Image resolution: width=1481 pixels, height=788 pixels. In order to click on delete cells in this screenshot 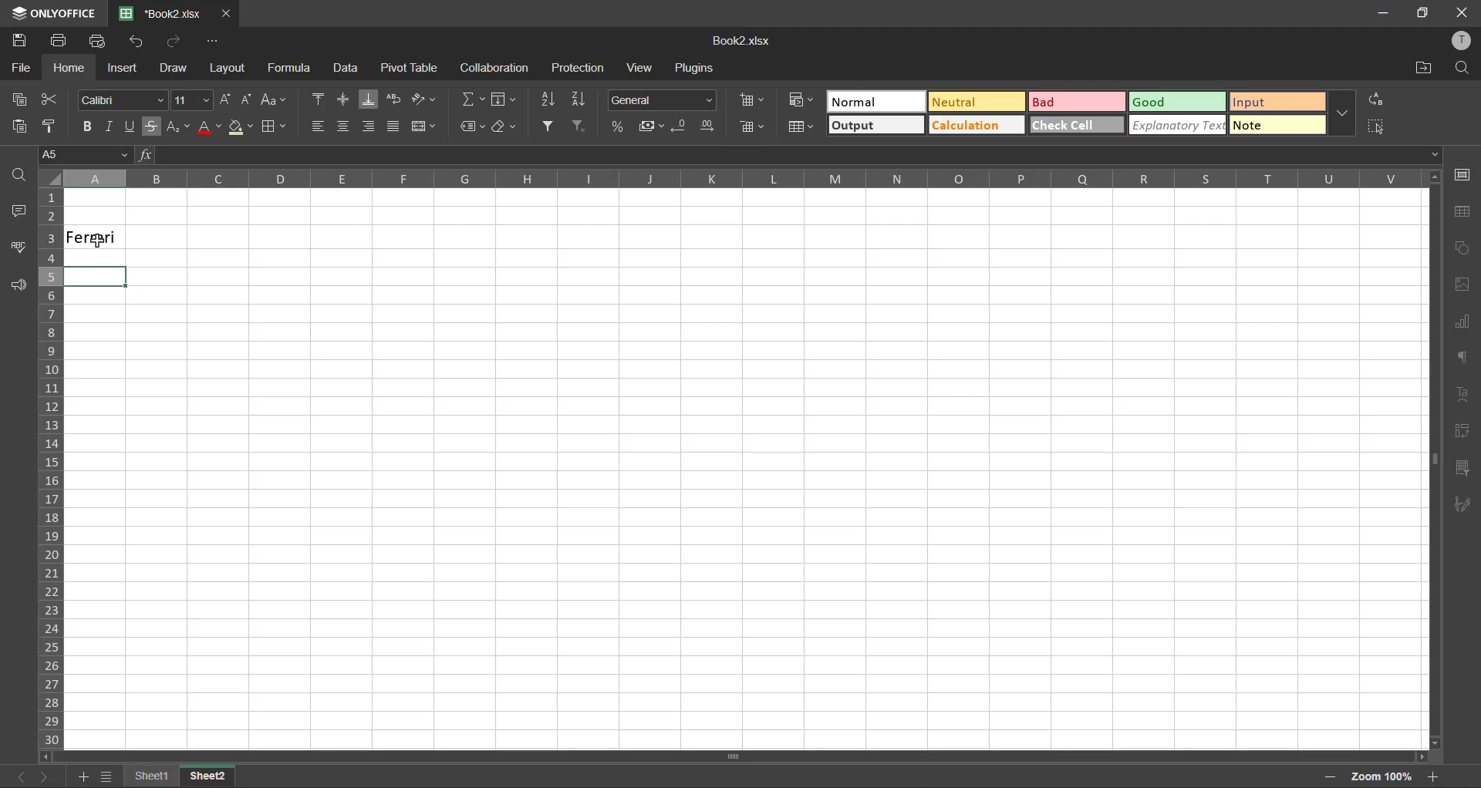, I will do `click(753, 128)`.